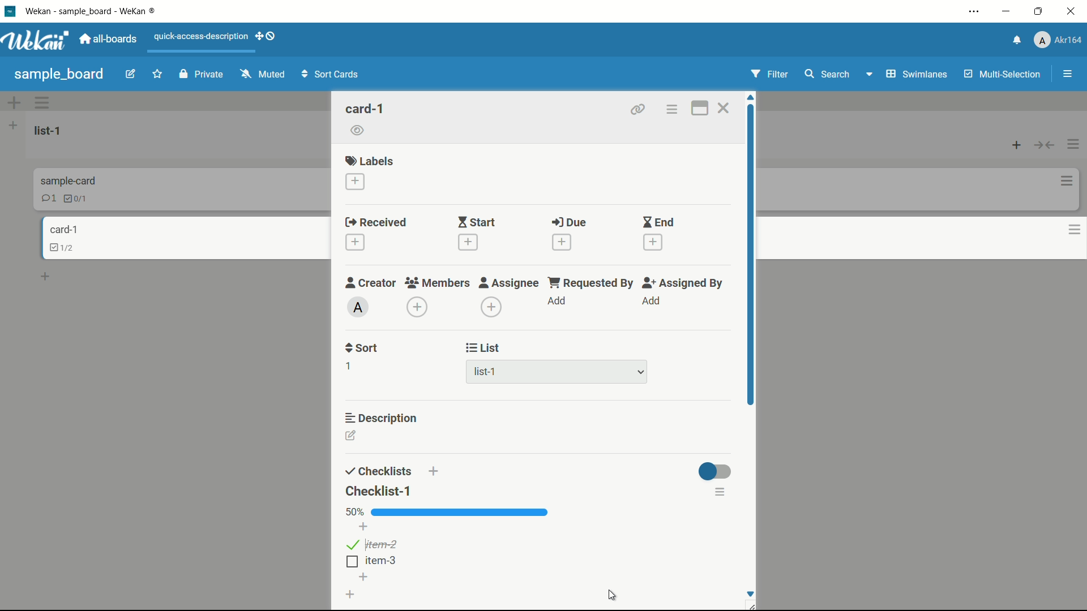 Image resolution: width=1087 pixels, height=611 pixels. I want to click on minimize, so click(1007, 11).